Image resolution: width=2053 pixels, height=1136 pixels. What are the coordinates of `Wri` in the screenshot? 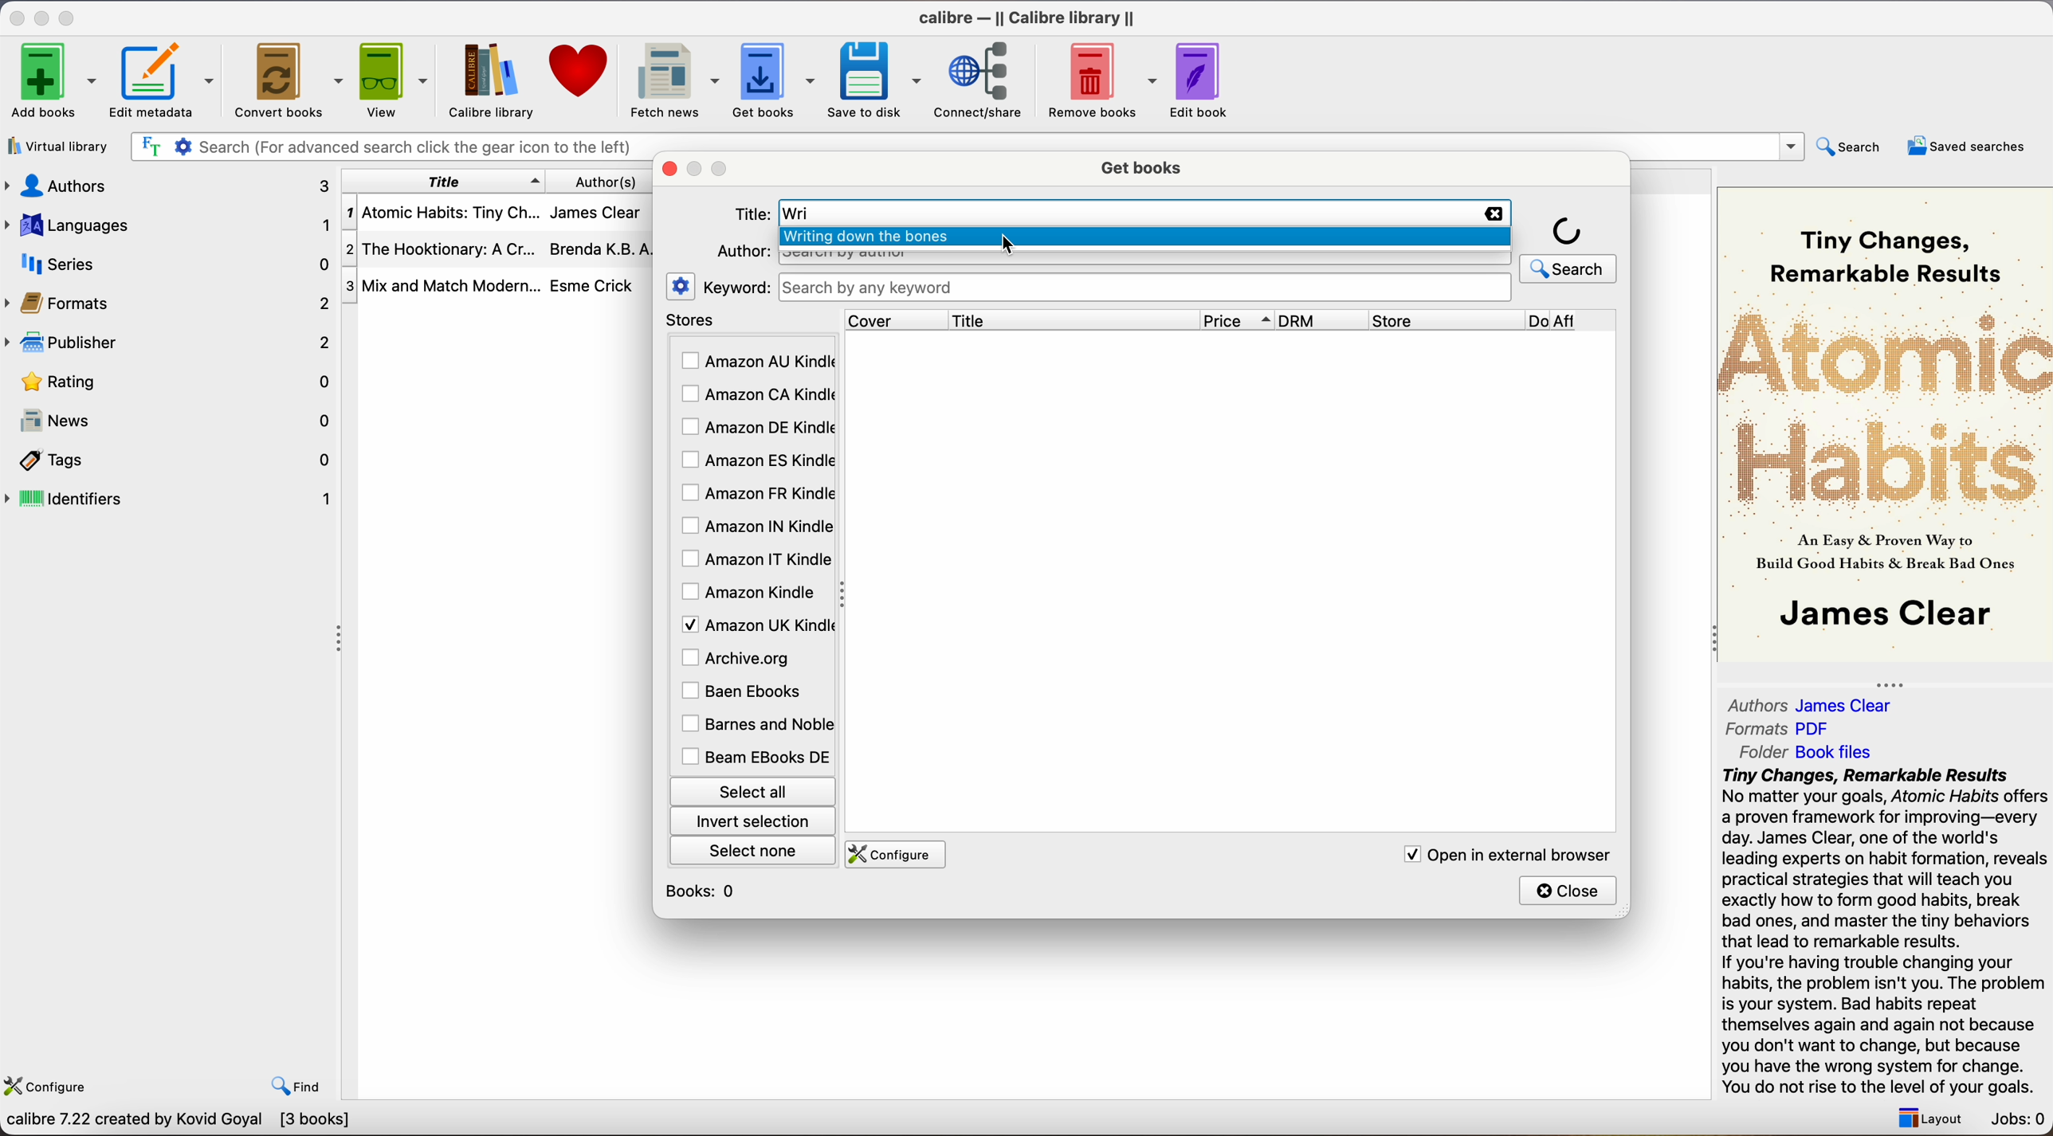 It's located at (799, 214).